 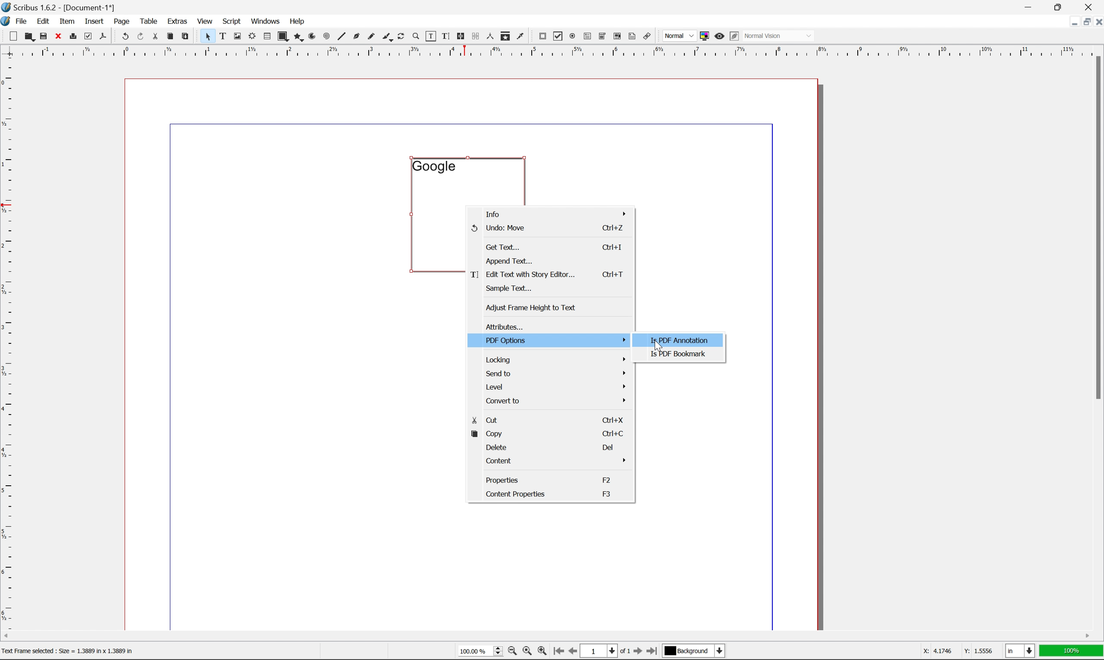 I want to click on print, so click(x=72, y=37).